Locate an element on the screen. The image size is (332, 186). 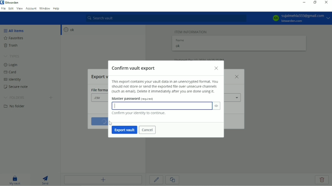
My vault is located at coordinates (15, 180).